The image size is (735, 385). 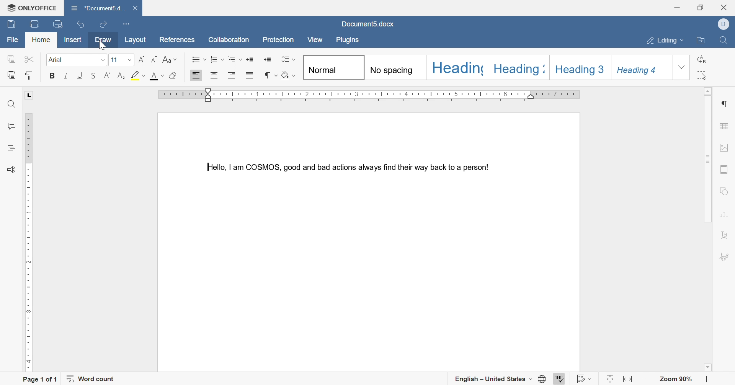 I want to click on find, so click(x=10, y=105).